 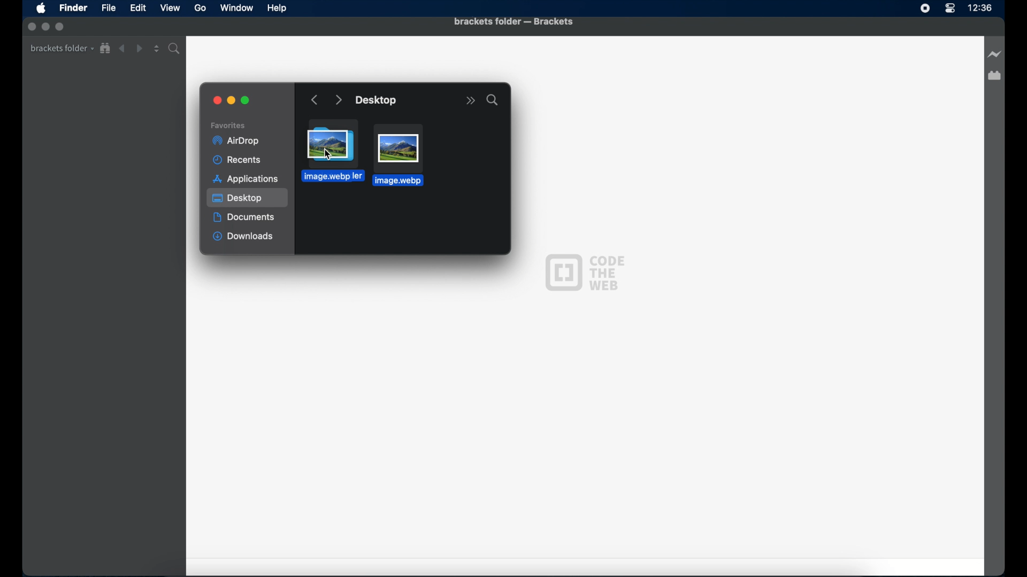 What do you see at coordinates (228, 126) in the screenshot?
I see `favorites` at bounding box center [228, 126].